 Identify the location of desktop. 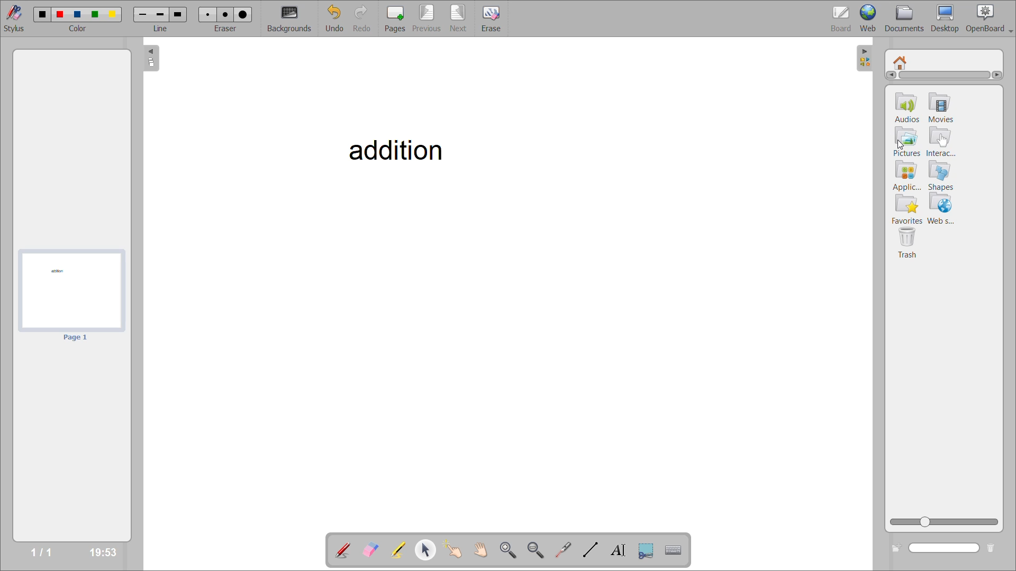
(948, 19).